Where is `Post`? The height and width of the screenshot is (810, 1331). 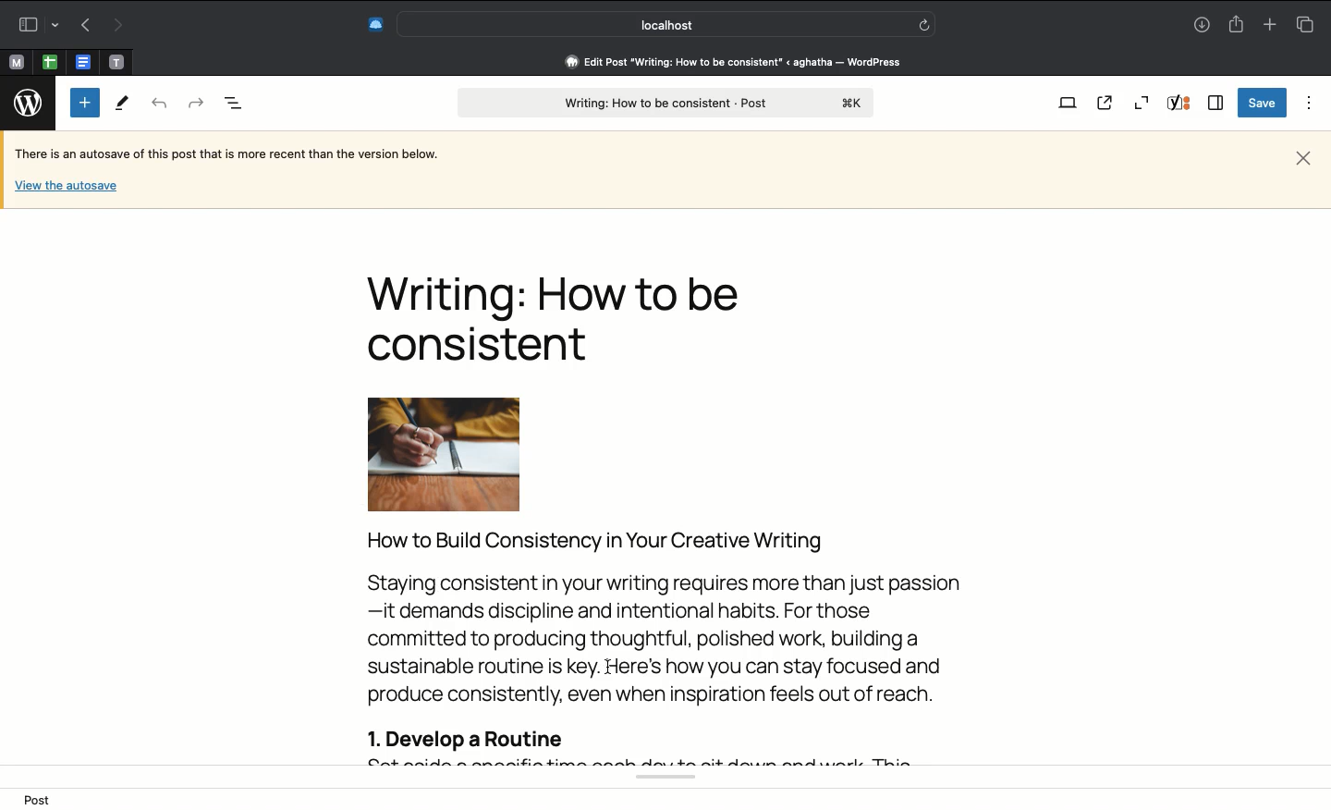
Post is located at coordinates (665, 104).